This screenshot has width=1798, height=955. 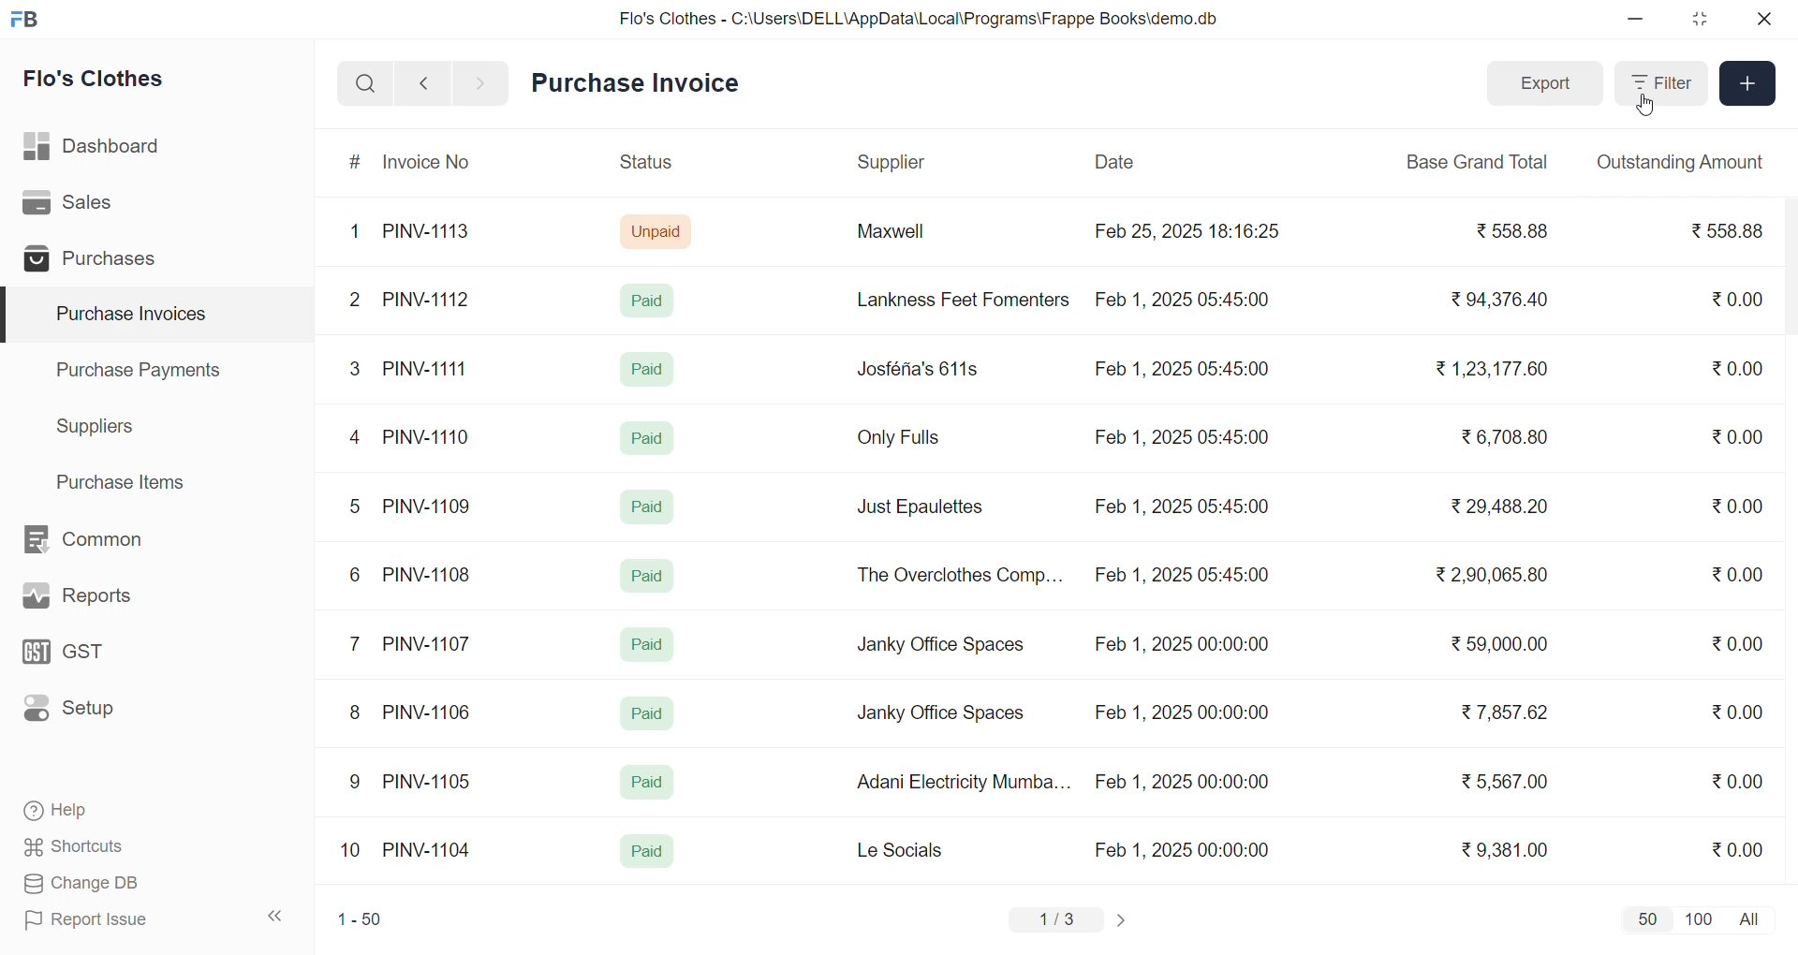 What do you see at coordinates (940, 715) in the screenshot?
I see `Janky Office Spaces` at bounding box center [940, 715].